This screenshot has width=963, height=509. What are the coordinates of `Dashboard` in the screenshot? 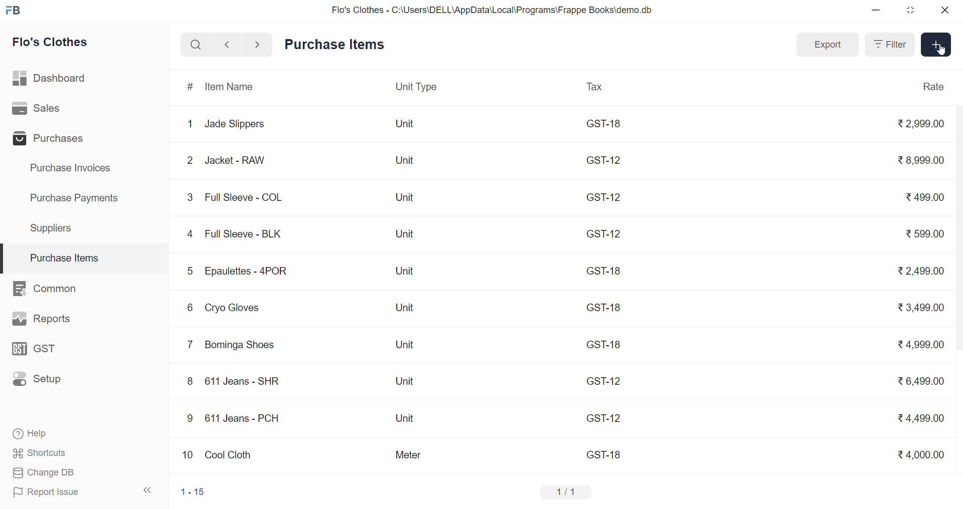 It's located at (54, 77).